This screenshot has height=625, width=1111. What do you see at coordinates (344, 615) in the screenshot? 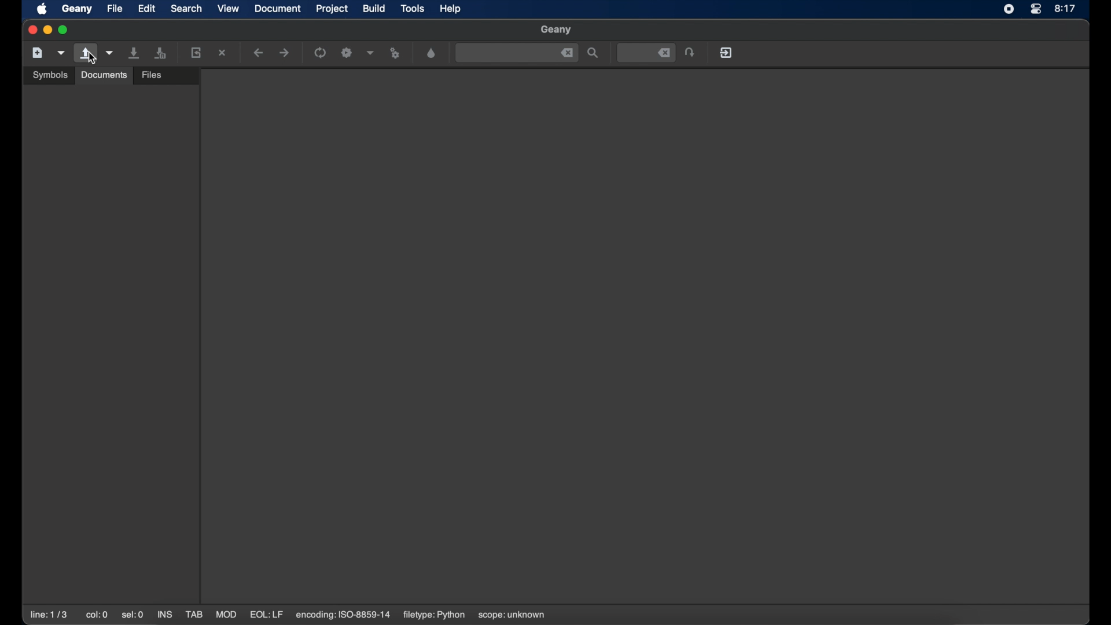
I see `encoding` at bounding box center [344, 615].